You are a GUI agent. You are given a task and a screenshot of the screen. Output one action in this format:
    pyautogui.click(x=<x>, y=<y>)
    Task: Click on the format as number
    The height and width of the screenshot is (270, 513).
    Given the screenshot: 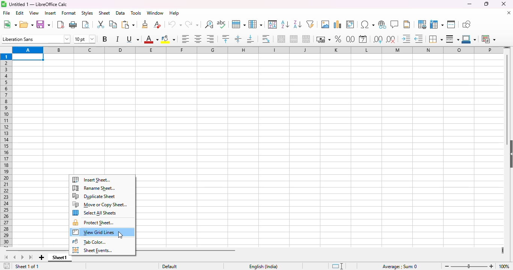 What is the action you would take?
    pyautogui.click(x=351, y=39)
    